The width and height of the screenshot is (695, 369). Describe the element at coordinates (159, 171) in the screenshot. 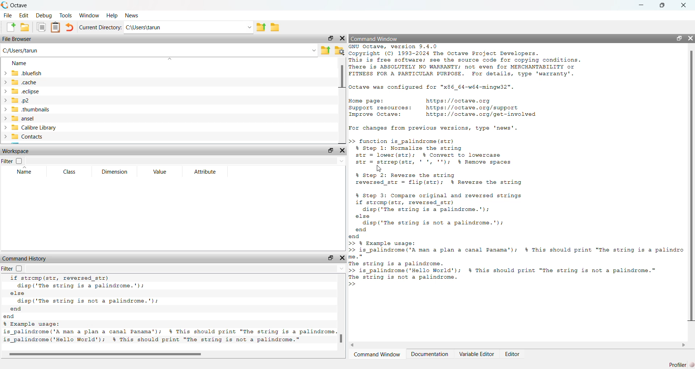

I see `value` at that location.